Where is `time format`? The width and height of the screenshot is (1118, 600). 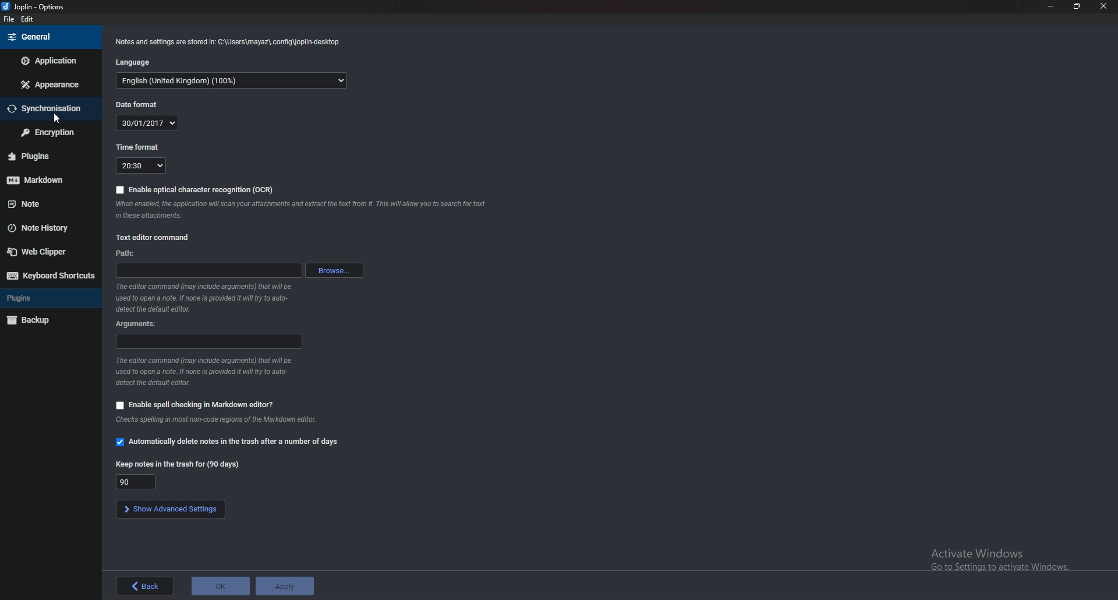
time format is located at coordinates (141, 166).